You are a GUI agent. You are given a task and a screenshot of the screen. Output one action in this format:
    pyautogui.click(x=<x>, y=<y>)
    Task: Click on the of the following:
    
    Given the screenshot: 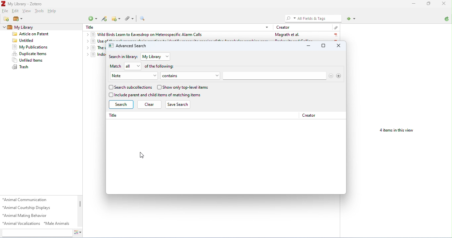 What is the action you would take?
    pyautogui.click(x=161, y=67)
    